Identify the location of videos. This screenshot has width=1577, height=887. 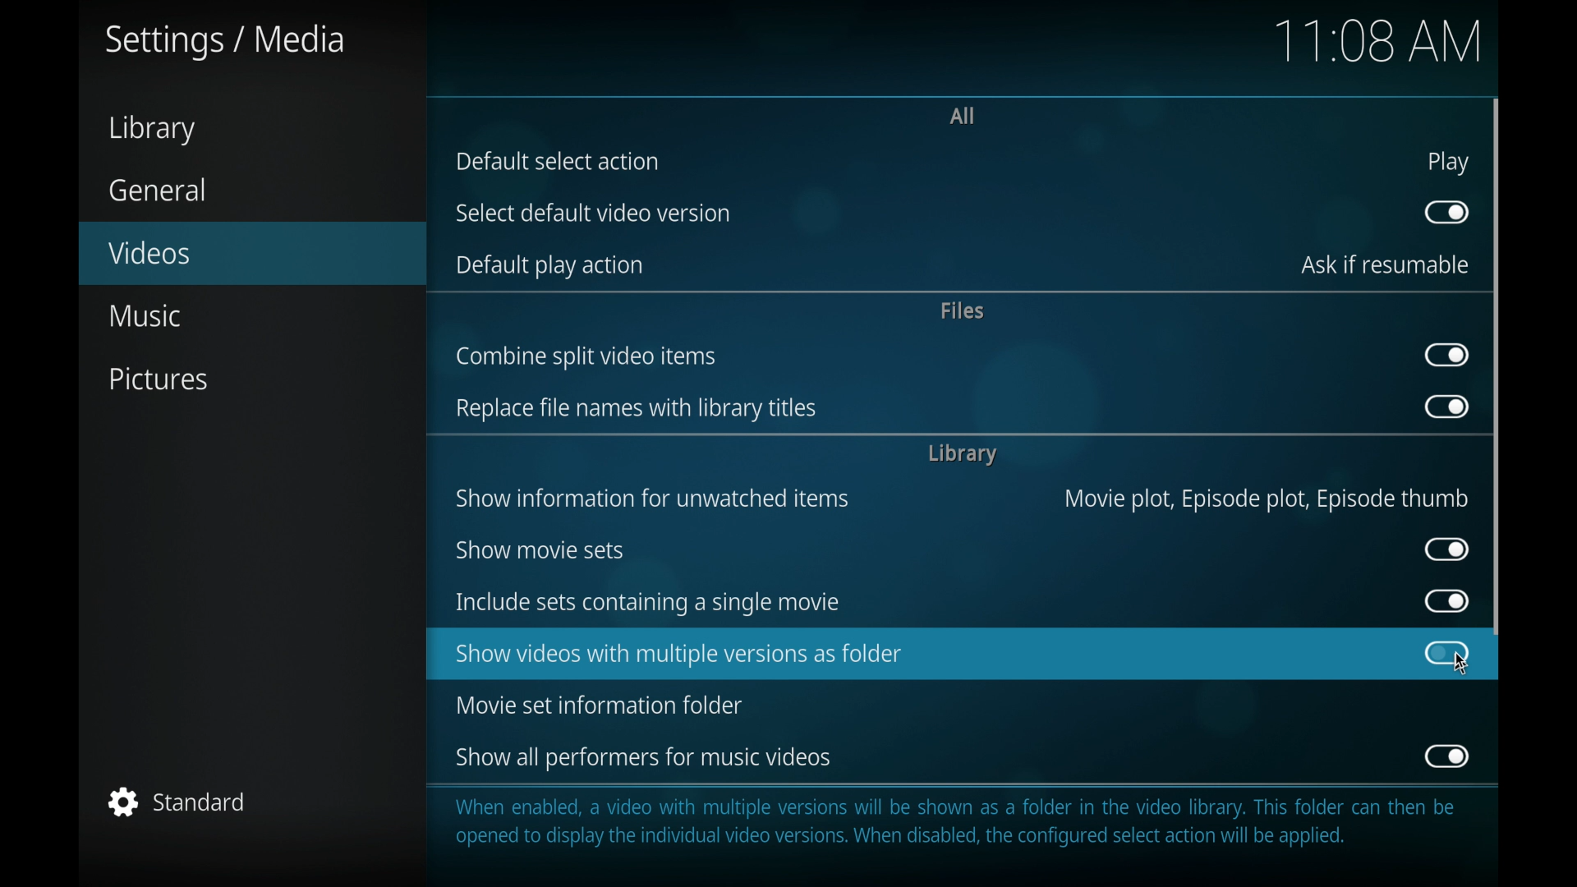
(253, 253).